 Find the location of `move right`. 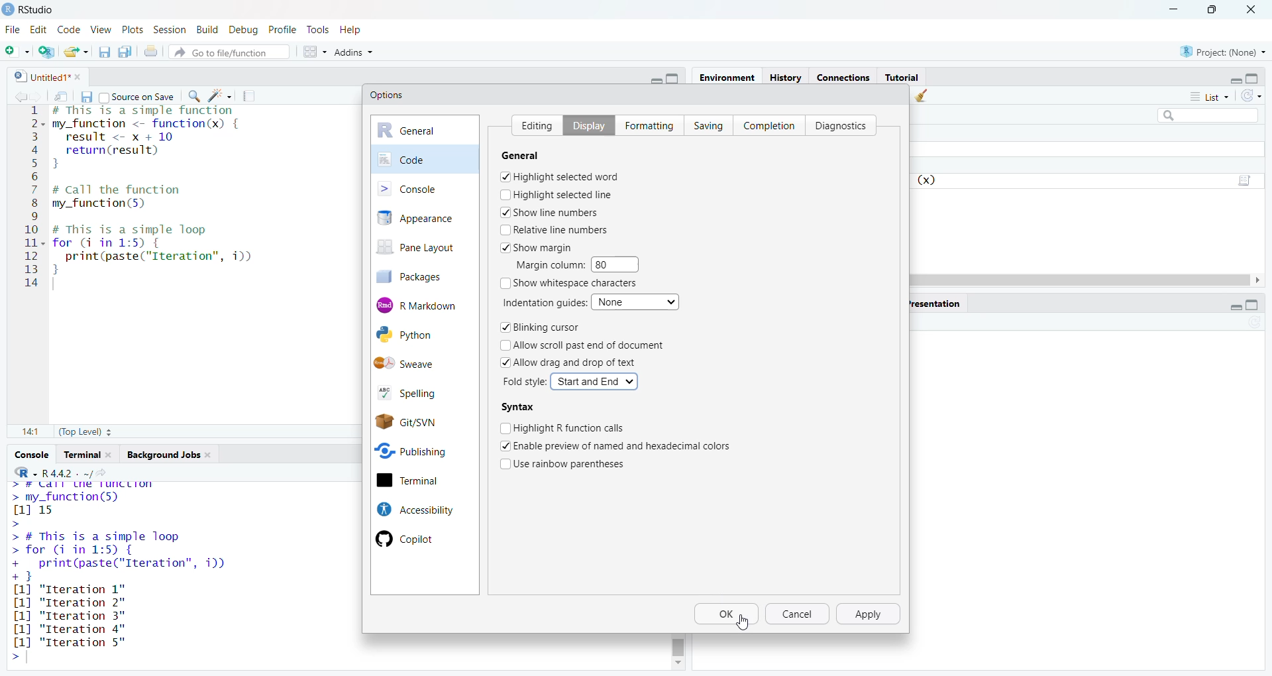

move right is located at coordinates (1263, 280).